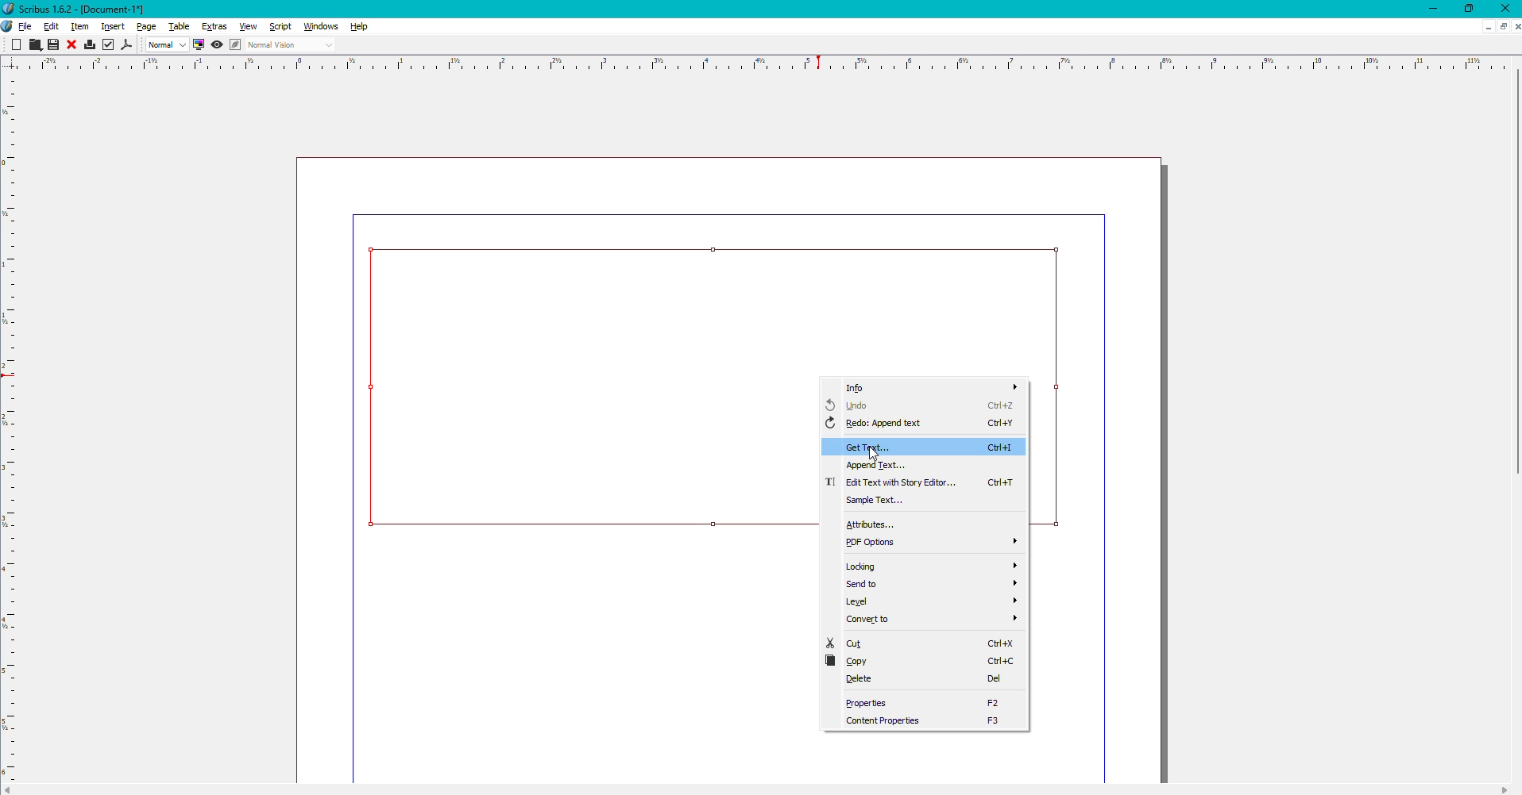 The image size is (1522, 795). What do you see at coordinates (107, 44) in the screenshot?
I see `Check` at bounding box center [107, 44].